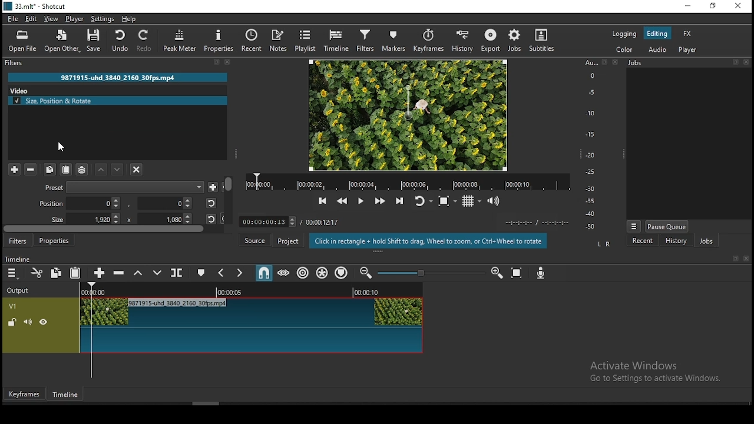  Describe the element at coordinates (211, 203) in the screenshot. I see `reset position` at that location.